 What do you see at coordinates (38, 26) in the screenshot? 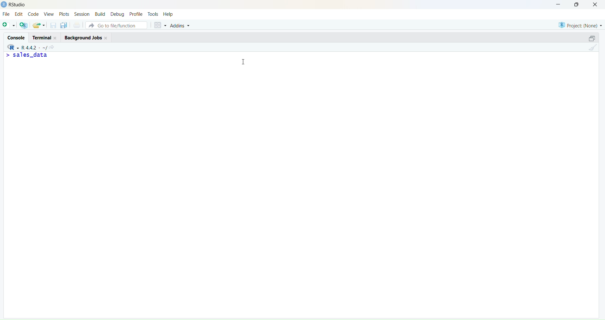
I see `save and export` at bounding box center [38, 26].